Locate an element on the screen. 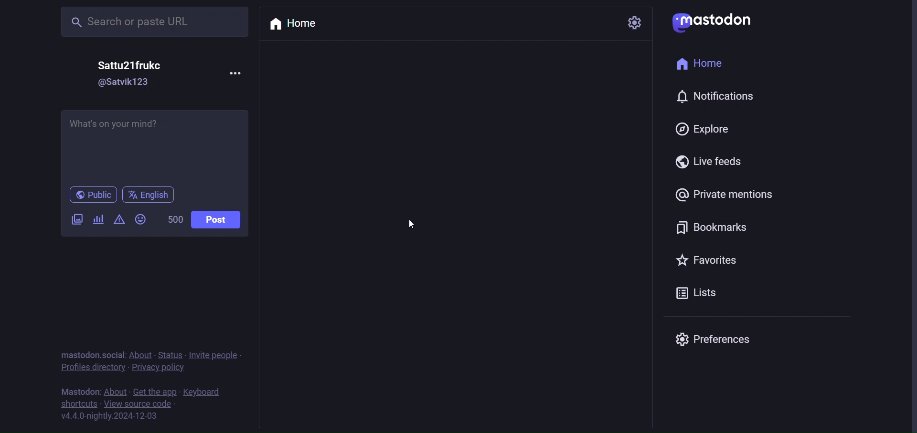 Image resolution: width=917 pixels, height=433 pixels. source code is located at coordinates (140, 404).